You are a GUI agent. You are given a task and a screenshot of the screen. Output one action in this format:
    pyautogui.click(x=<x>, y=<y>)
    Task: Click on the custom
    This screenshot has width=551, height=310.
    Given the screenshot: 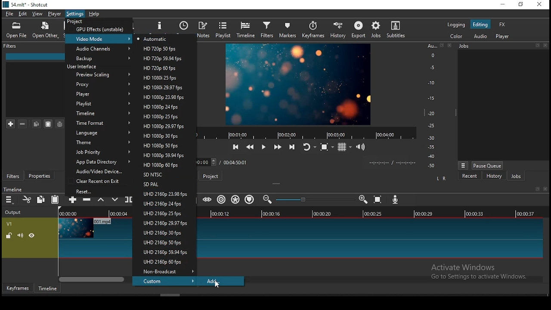 What is the action you would take?
    pyautogui.click(x=166, y=281)
    